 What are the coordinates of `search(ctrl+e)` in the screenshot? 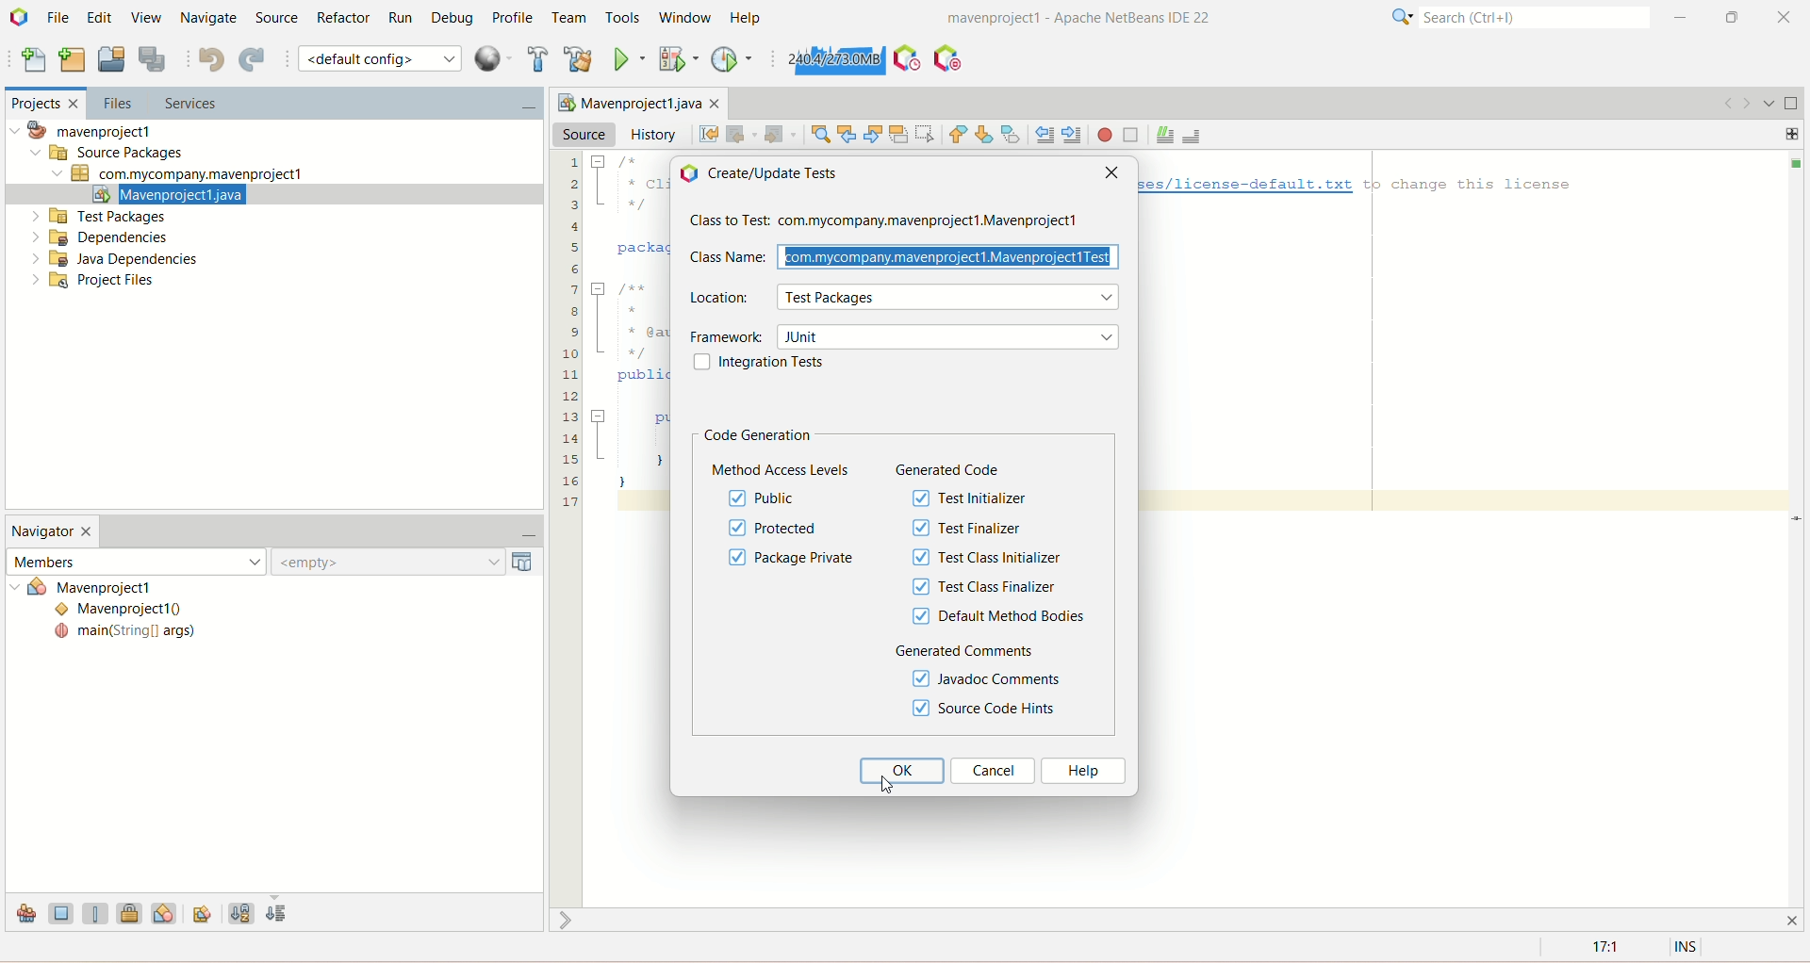 It's located at (1511, 18).